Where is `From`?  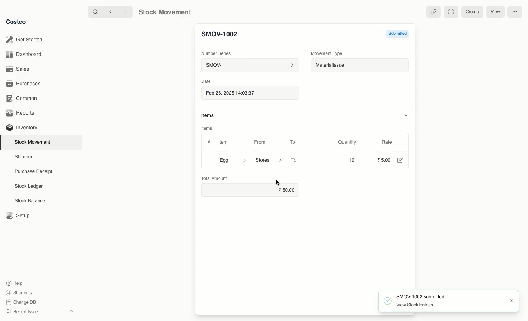 From is located at coordinates (263, 143).